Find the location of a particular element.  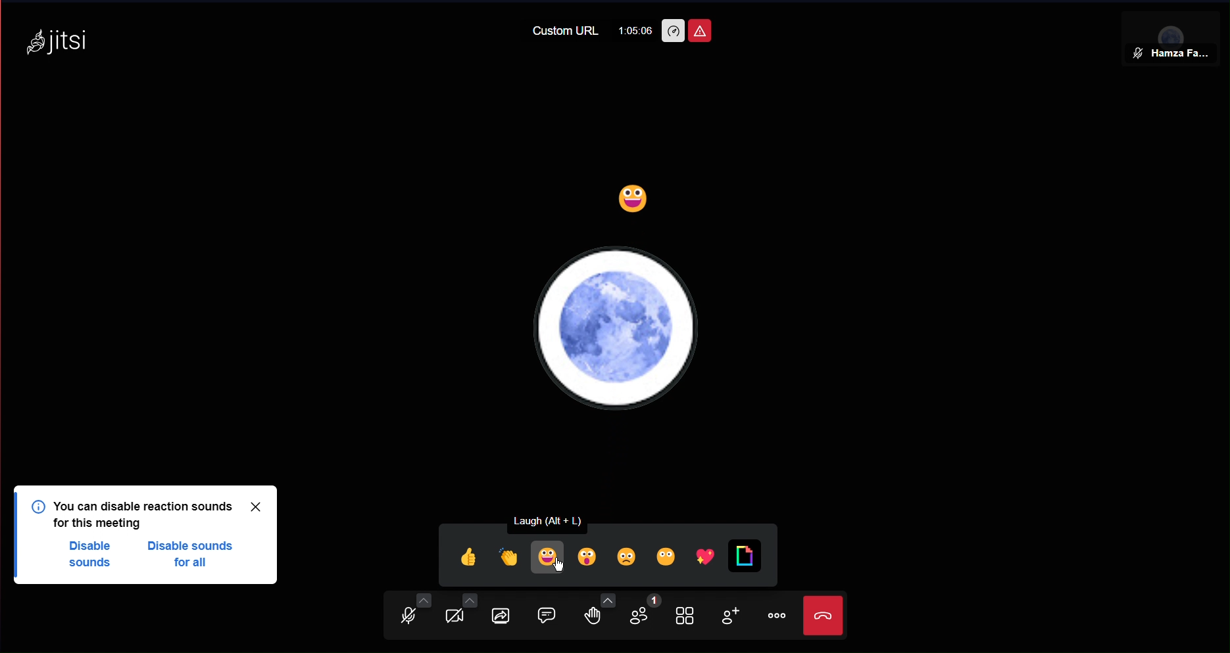

Add Participant is located at coordinates (727, 618).